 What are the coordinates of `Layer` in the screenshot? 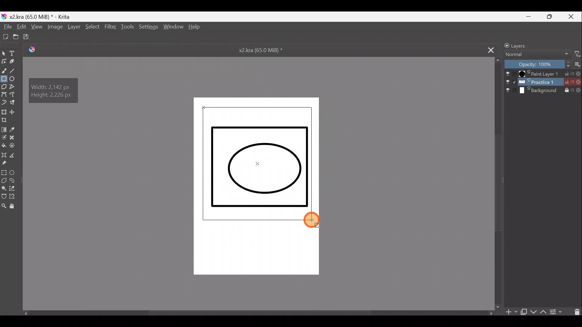 It's located at (73, 28).